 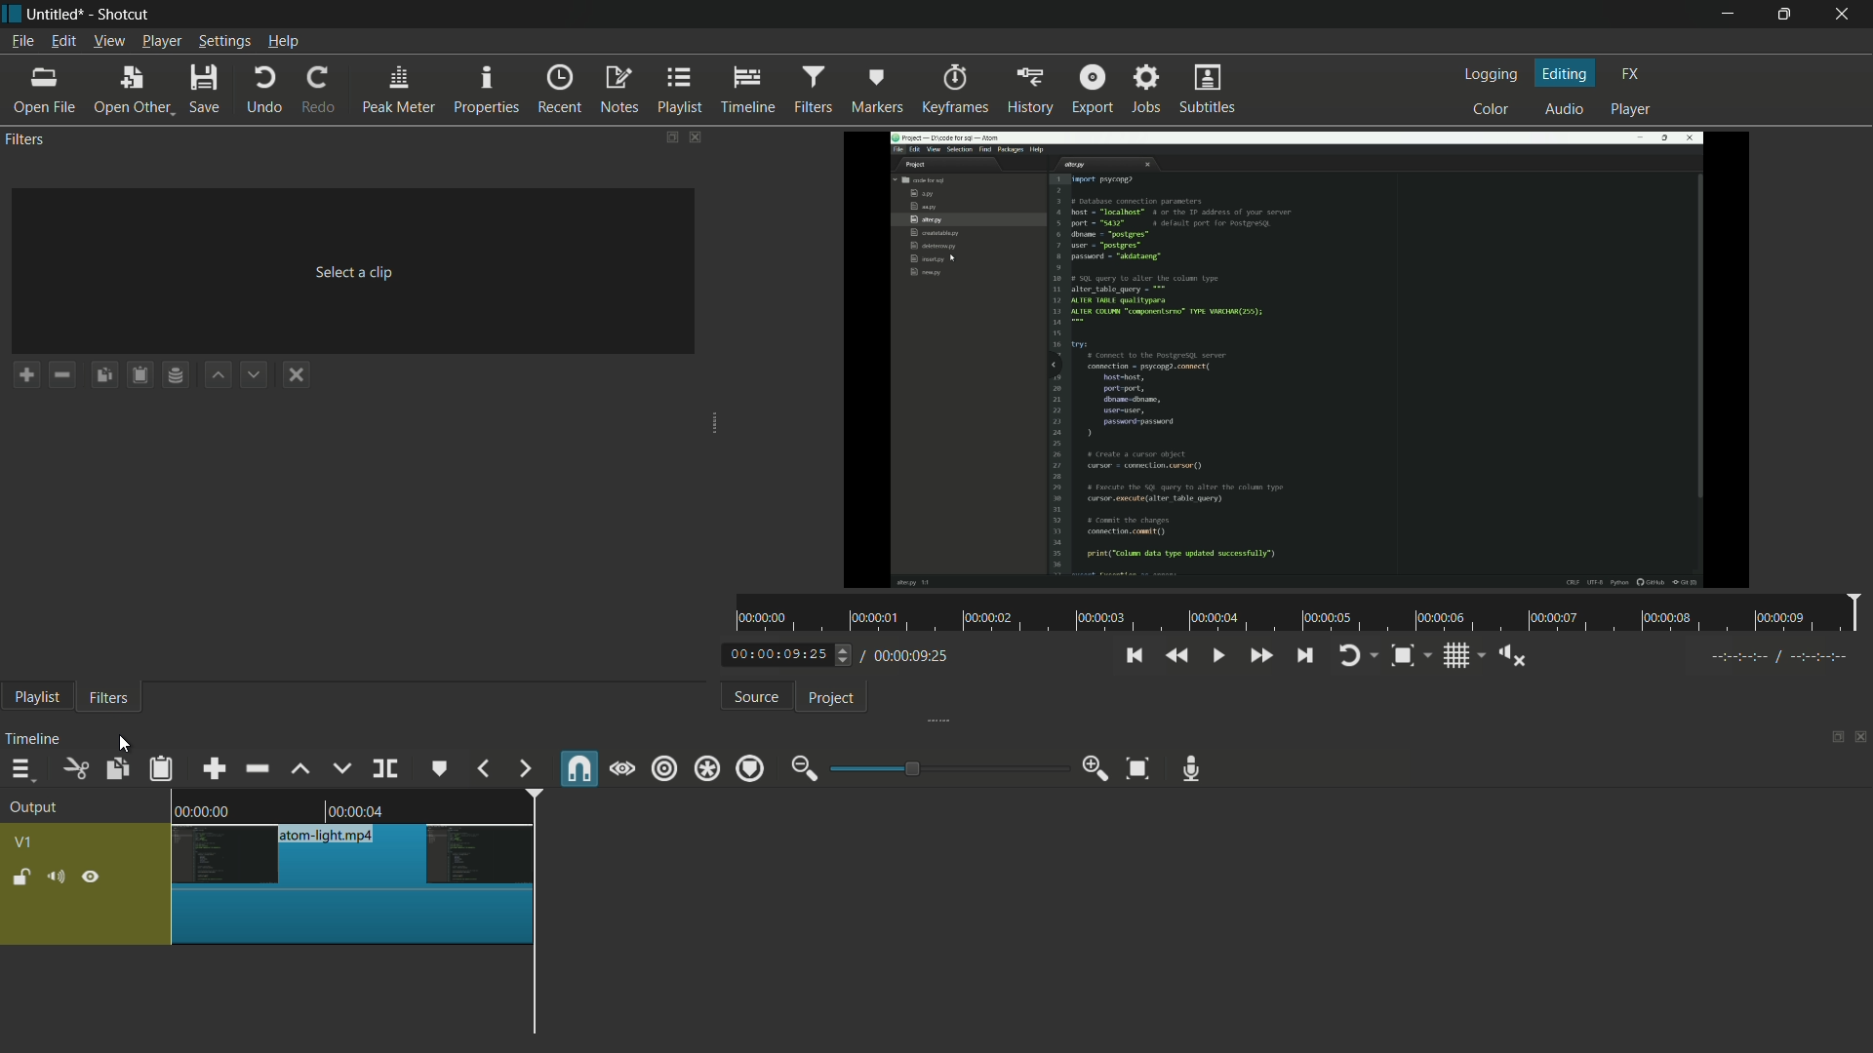 I want to click on app name, so click(x=125, y=15).